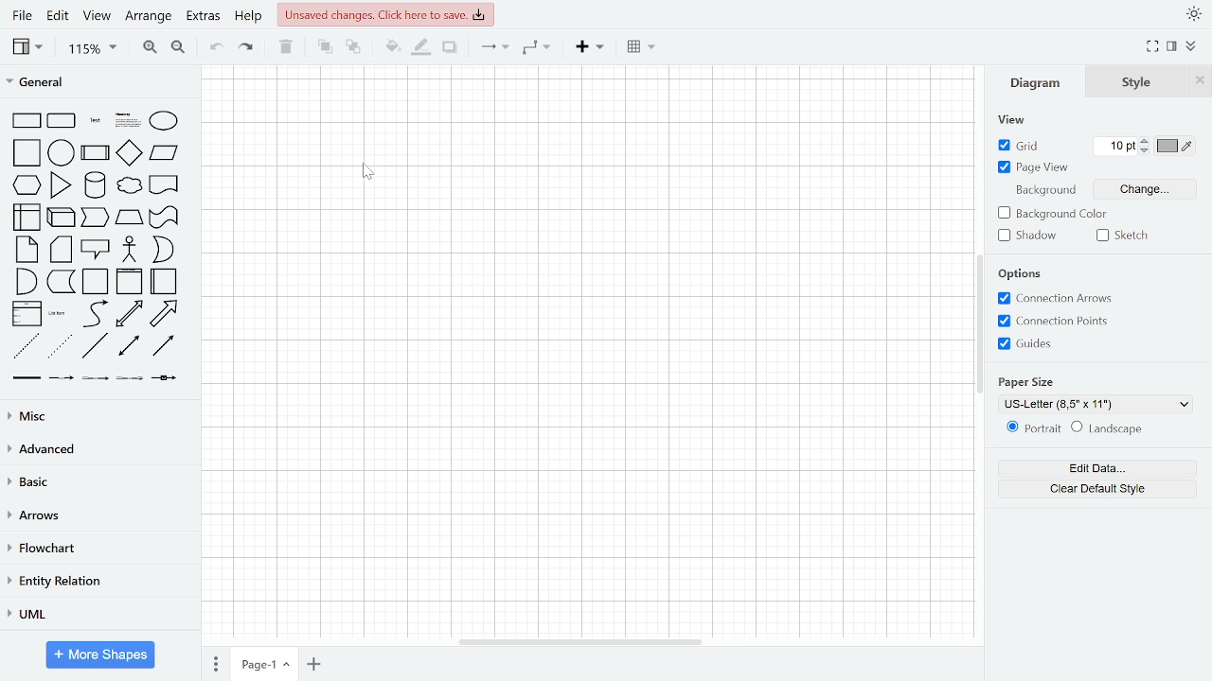  What do you see at coordinates (1096, 404) in the screenshot?
I see `US -Letter (8.5''x11'')` at bounding box center [1096, 404].